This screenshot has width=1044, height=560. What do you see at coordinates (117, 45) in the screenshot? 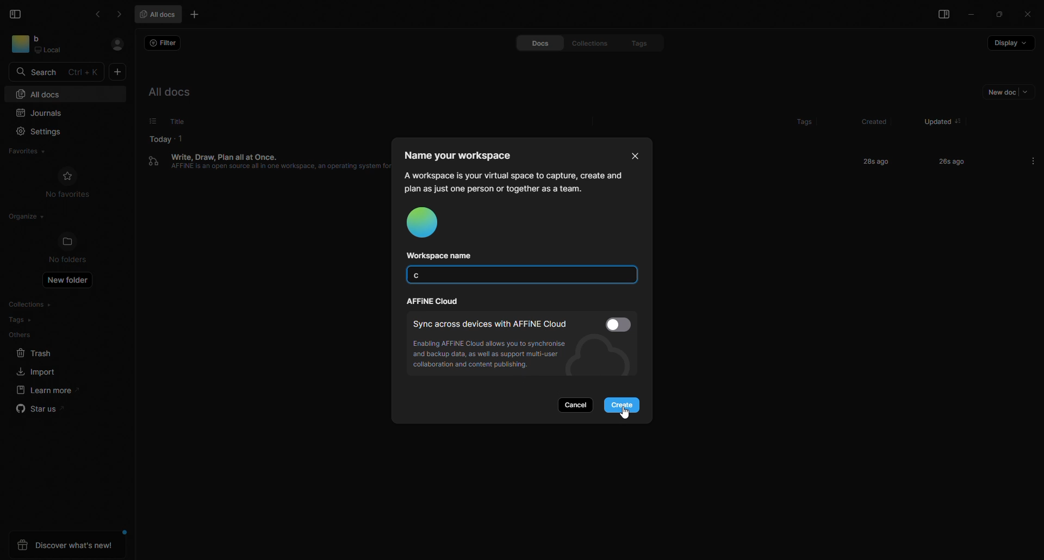
I see `Profile` at bounding box center [117, 45].